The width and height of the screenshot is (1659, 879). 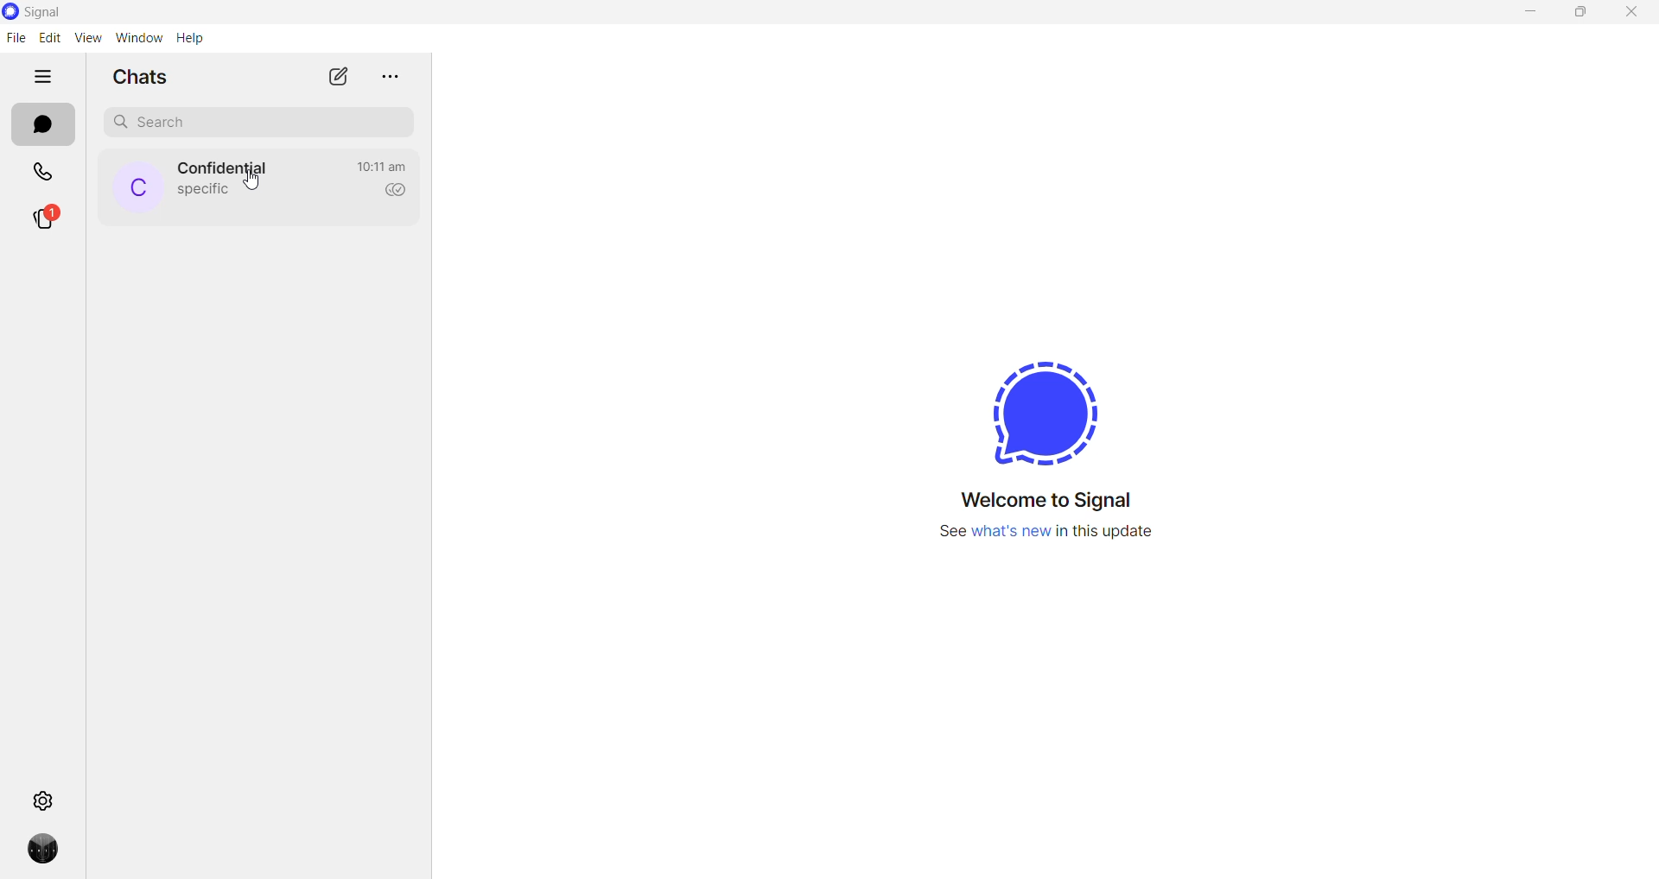 What do you see at coordinates (41, 172) in the screenshot?
I see `calls` at bounding box center [41, 172].